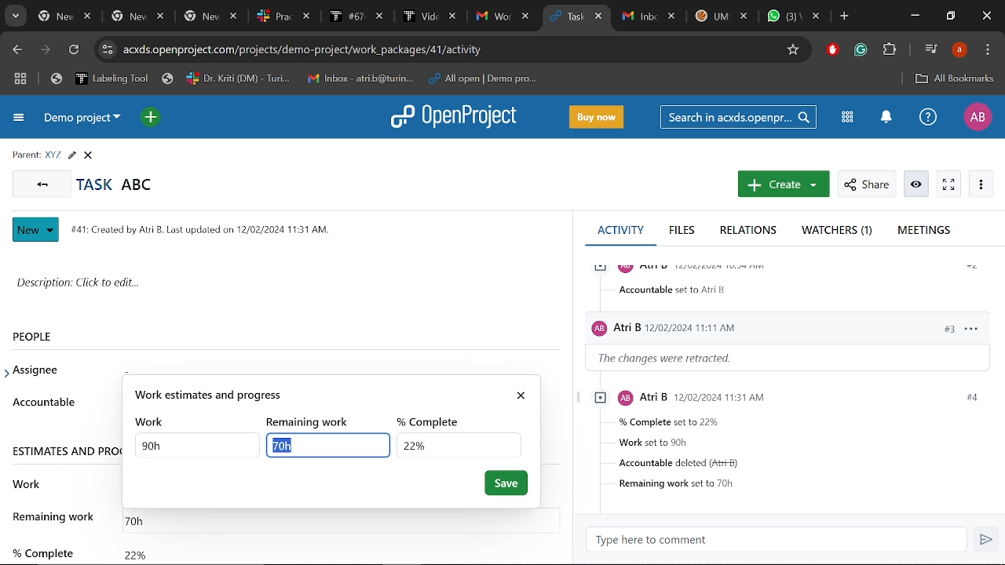 This screenshot has height=565, width=1005. I want to click on Close, so click(985, 16).